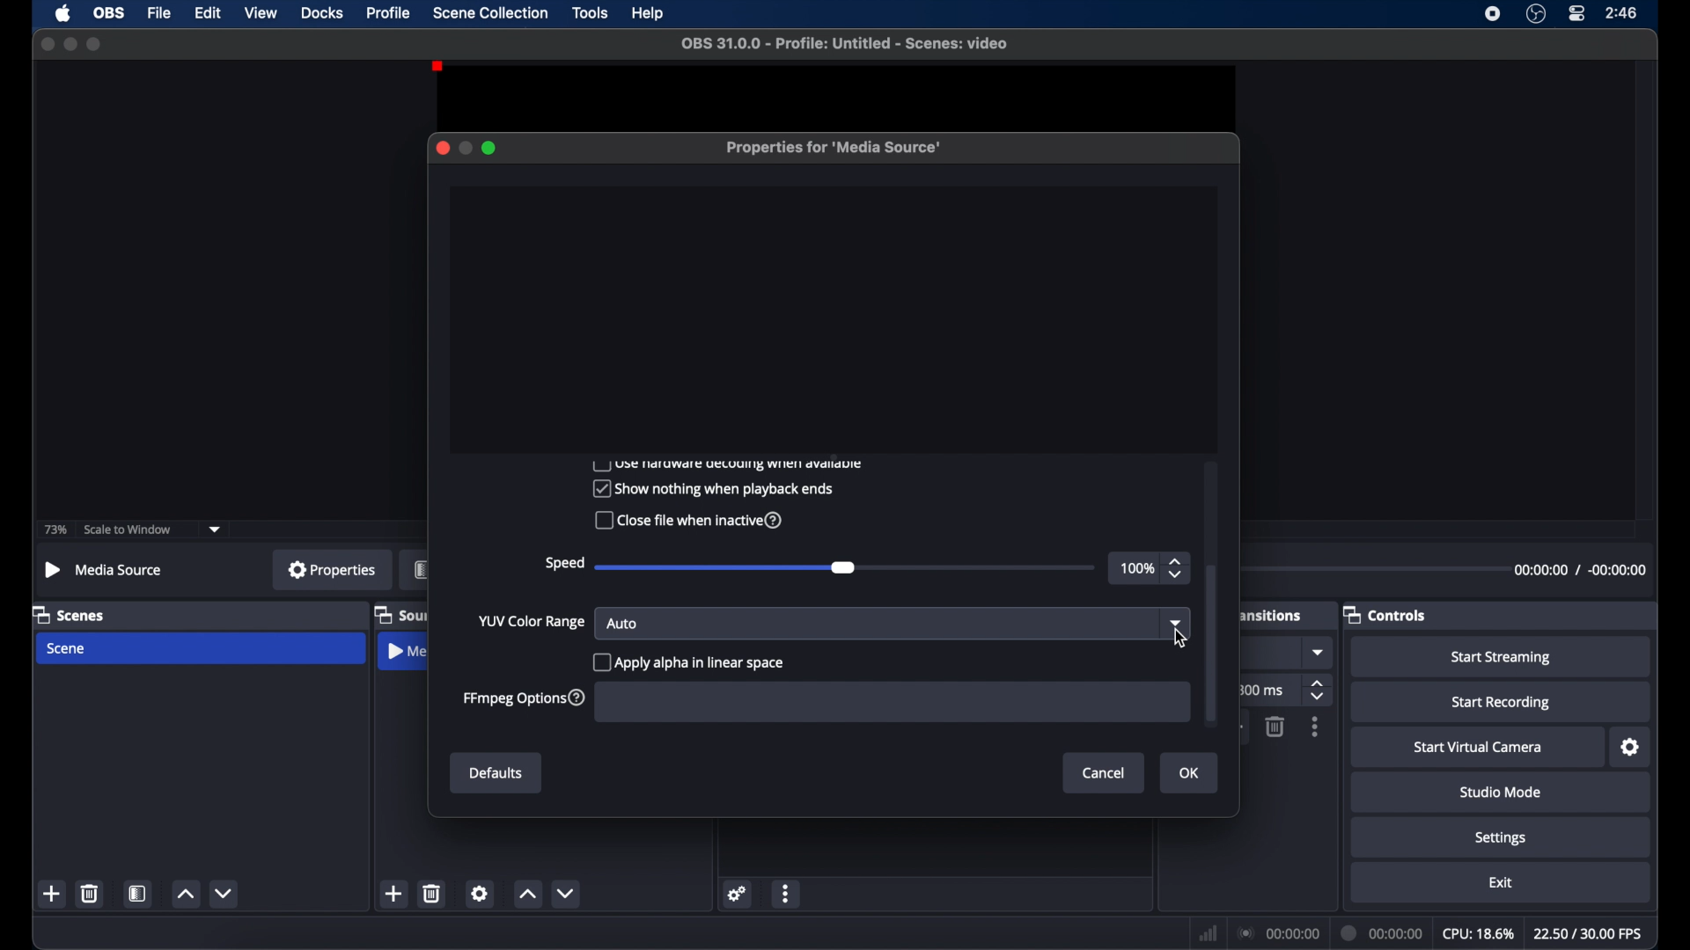 The width and height of the screenshot is (1690, 950). I want to click on time, so click(1622, 12).